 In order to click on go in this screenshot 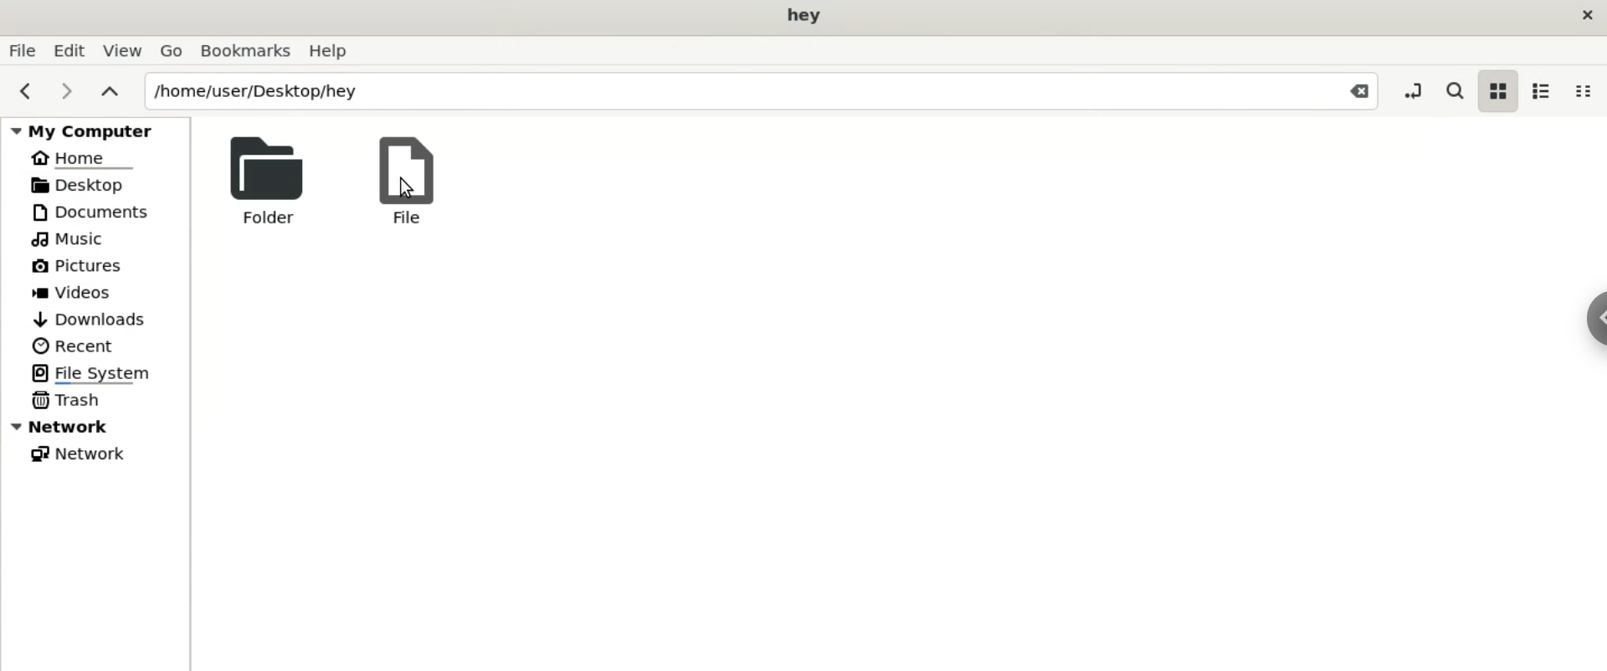, I will do `click(172, 51)`.